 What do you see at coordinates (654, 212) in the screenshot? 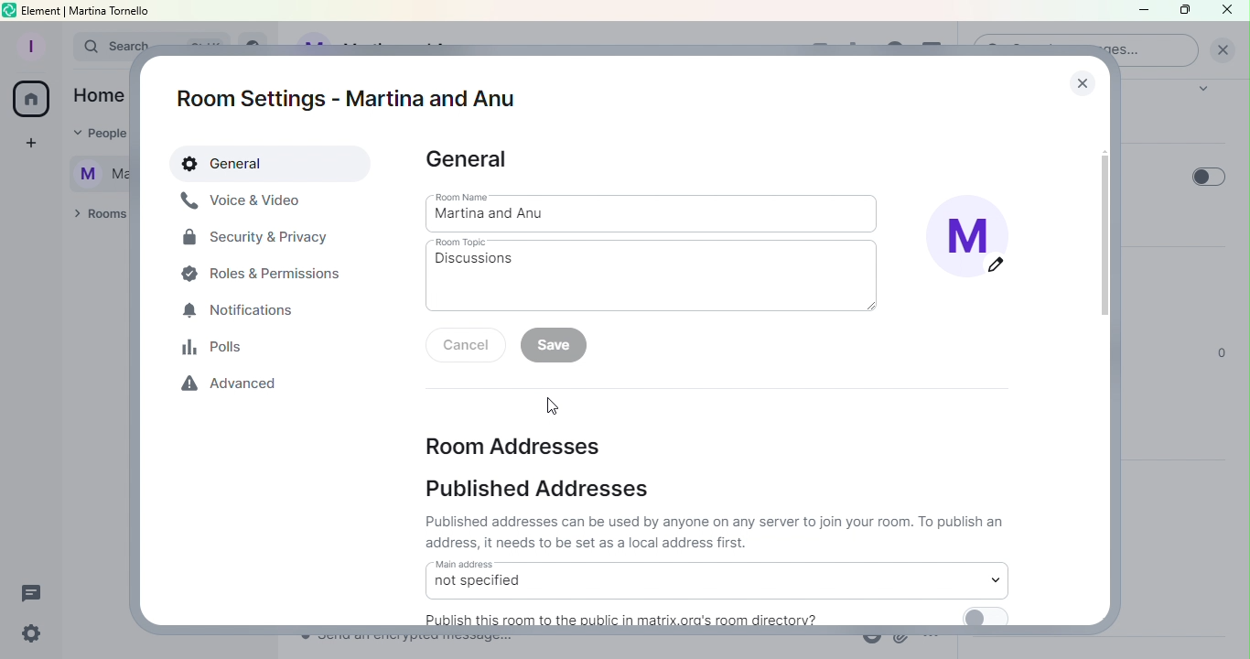
I see `Room name` at bounding box center [654, 212].